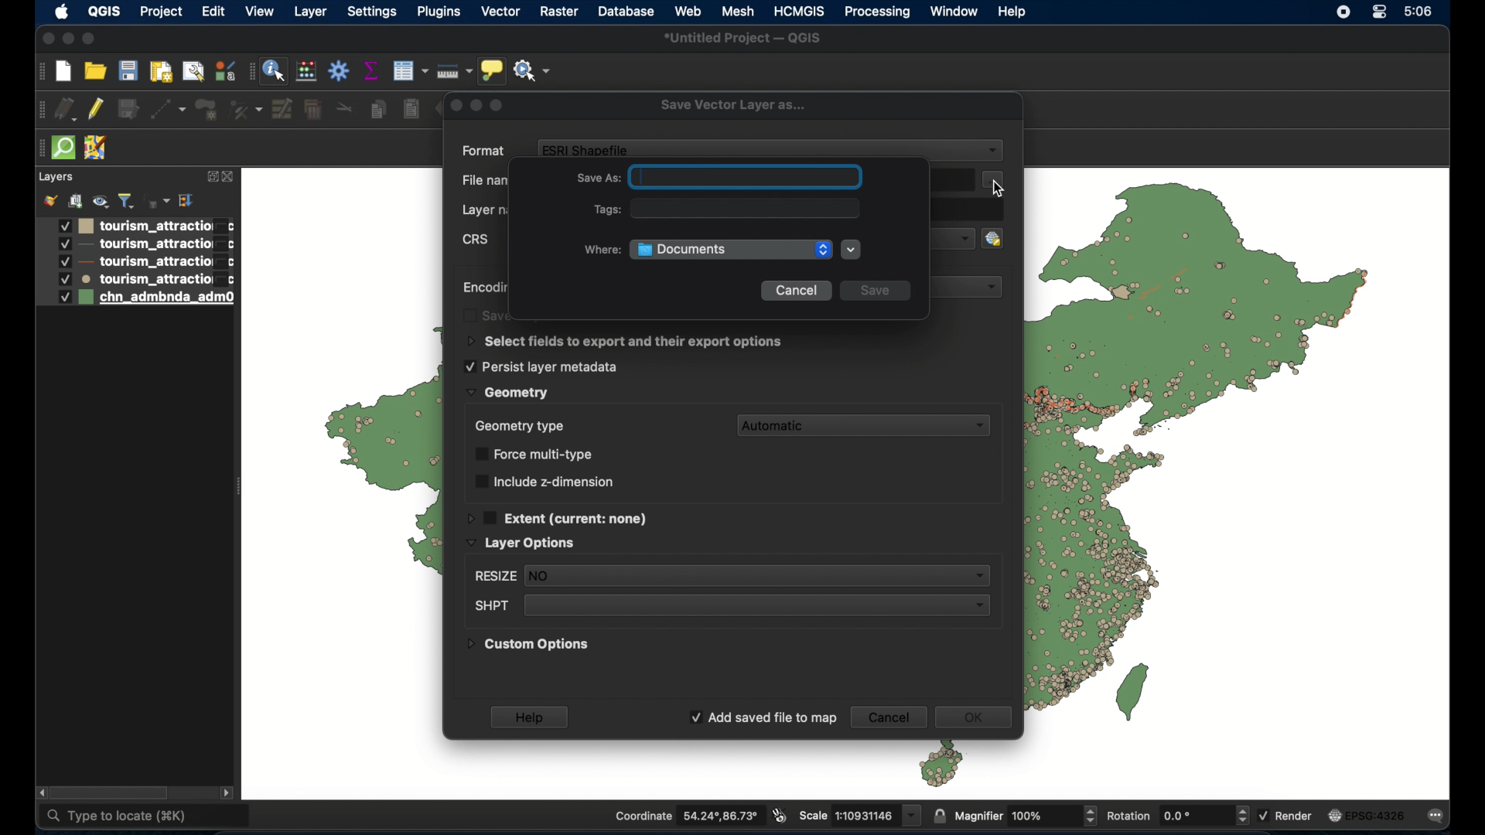 The height and width of the screenshot is (835, 1485). Describe the element at coordinates (39, 111) in the screenshot. I see `drag handle` at that location.